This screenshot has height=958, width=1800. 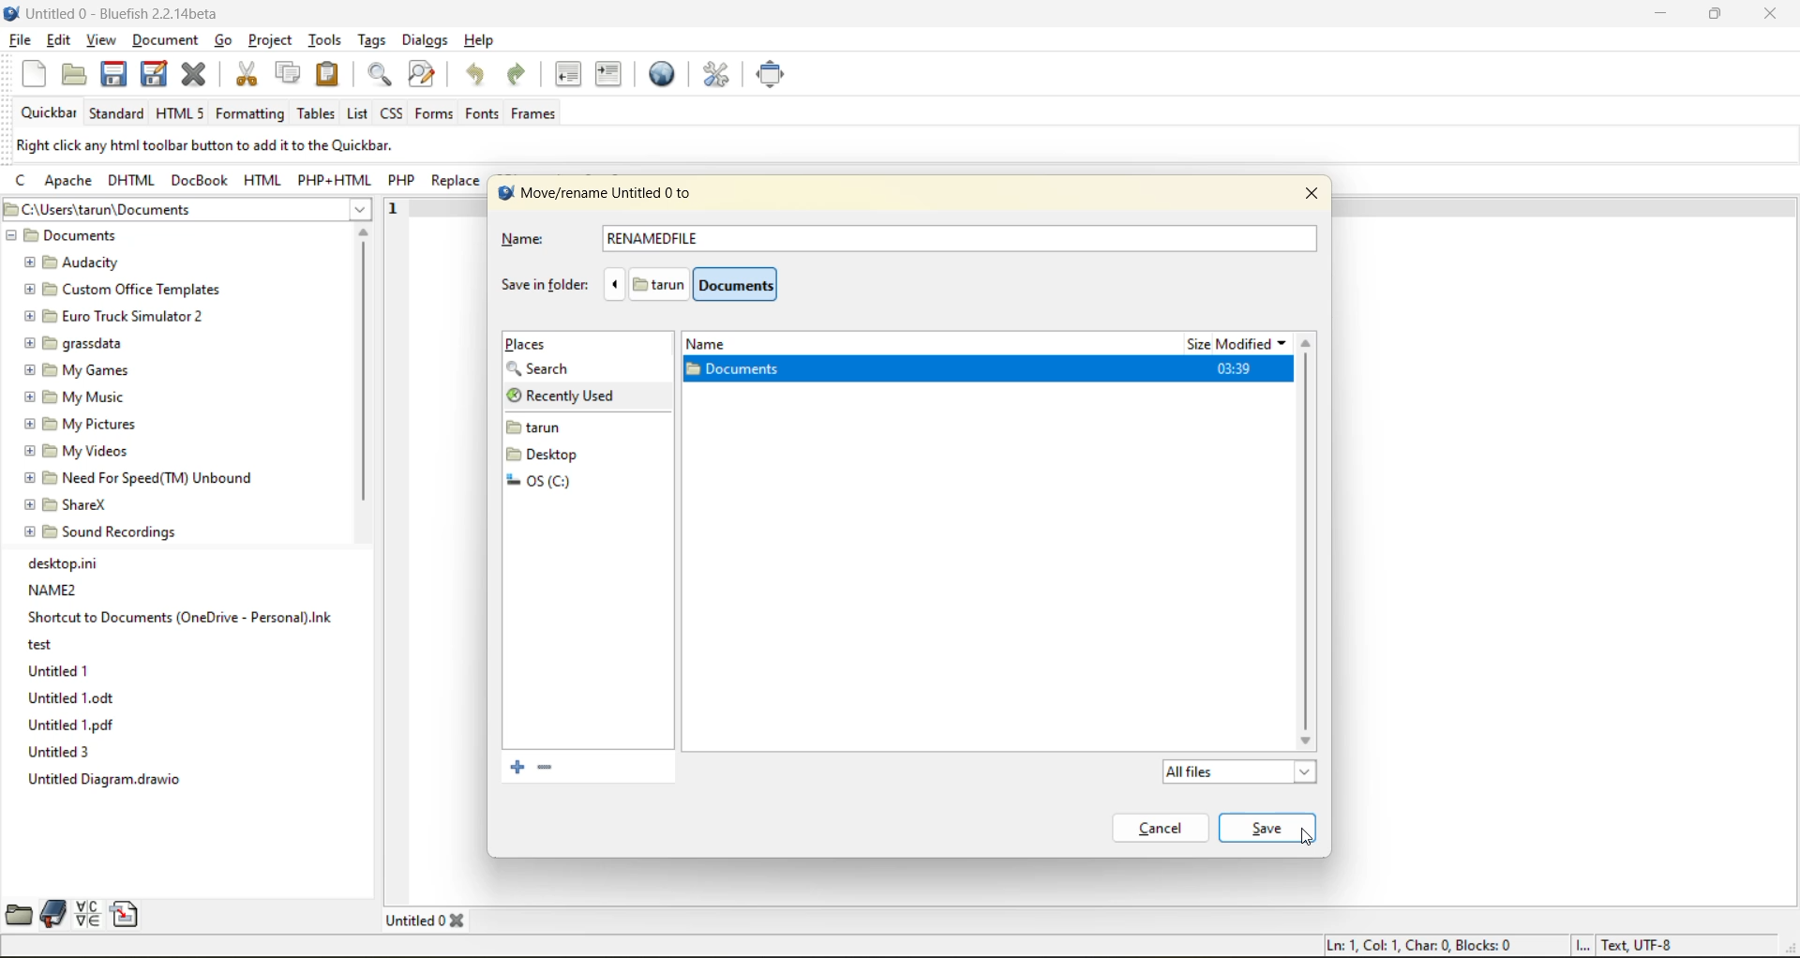 What do you see at coordinates (71, 236) in the screenshot?
I see `Documents` at bounding box center [71, 236].